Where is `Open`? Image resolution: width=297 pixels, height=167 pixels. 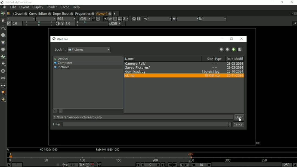
Open is located at coordinates (239, 117).